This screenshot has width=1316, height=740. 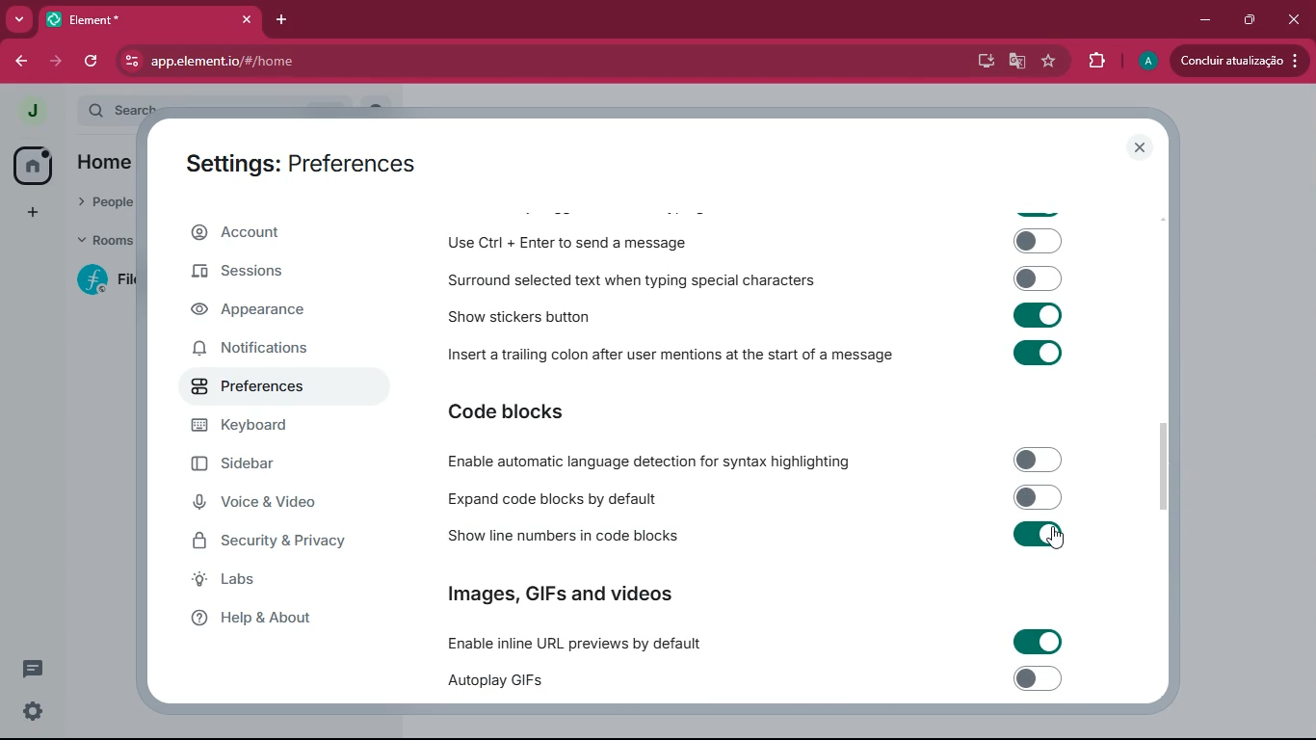 I want to click on profile, so click(x=1145, y=62).